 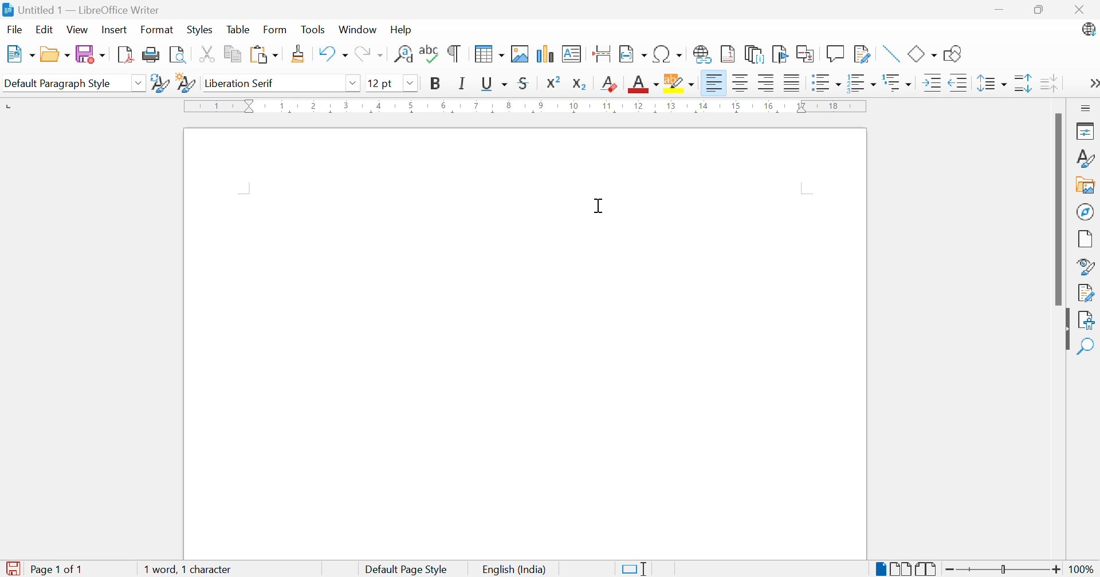 I want to click on Gallery, so click(x=1086, y=186).